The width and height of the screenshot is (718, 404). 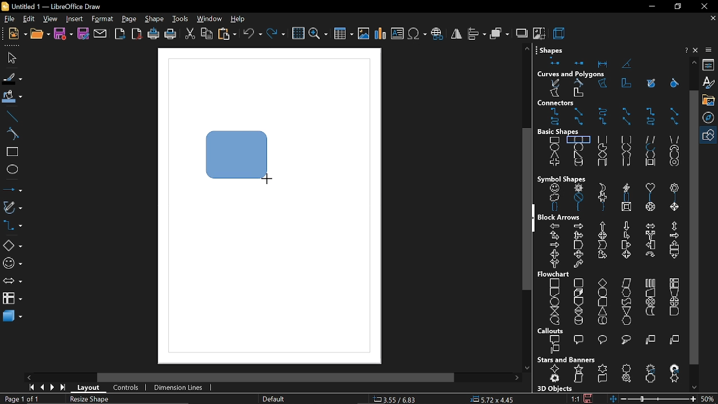 I want to click on cut, so click(x=190, y=35).